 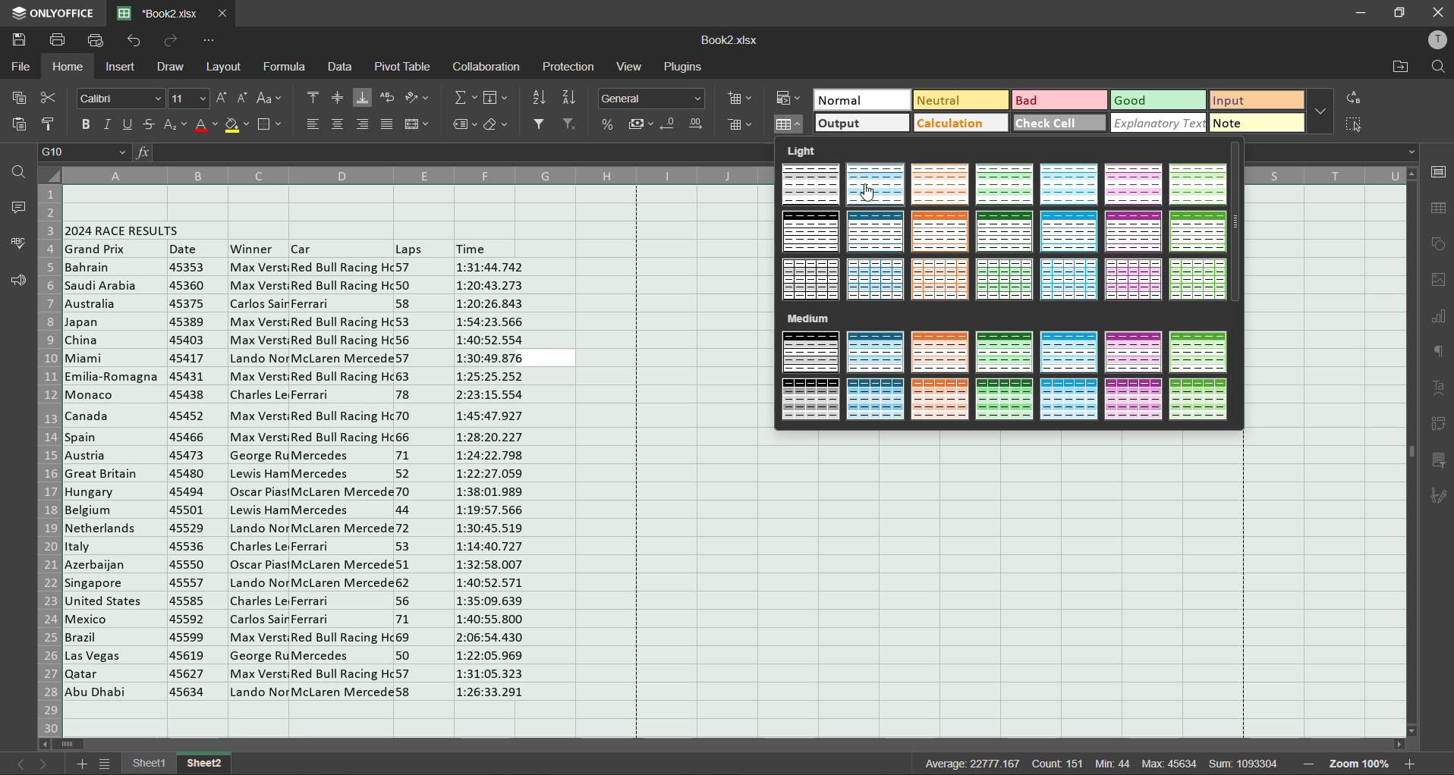 What do you see at coordinates (188, 249) in the screenshot?
I see `date` at bounding box center [188, 249].